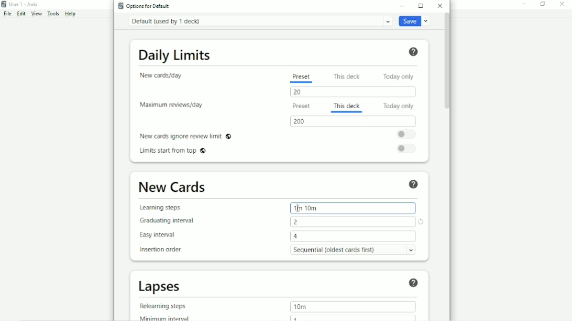  I want to click on This deck, so click(346, 76).